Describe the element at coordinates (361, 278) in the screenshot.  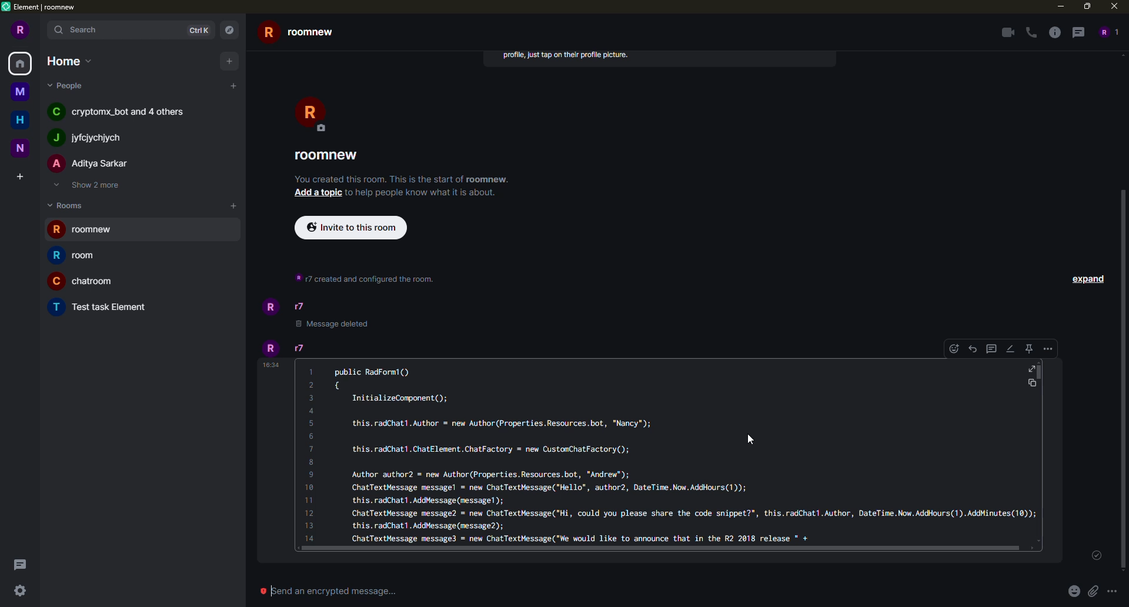
I see `info` at that location.